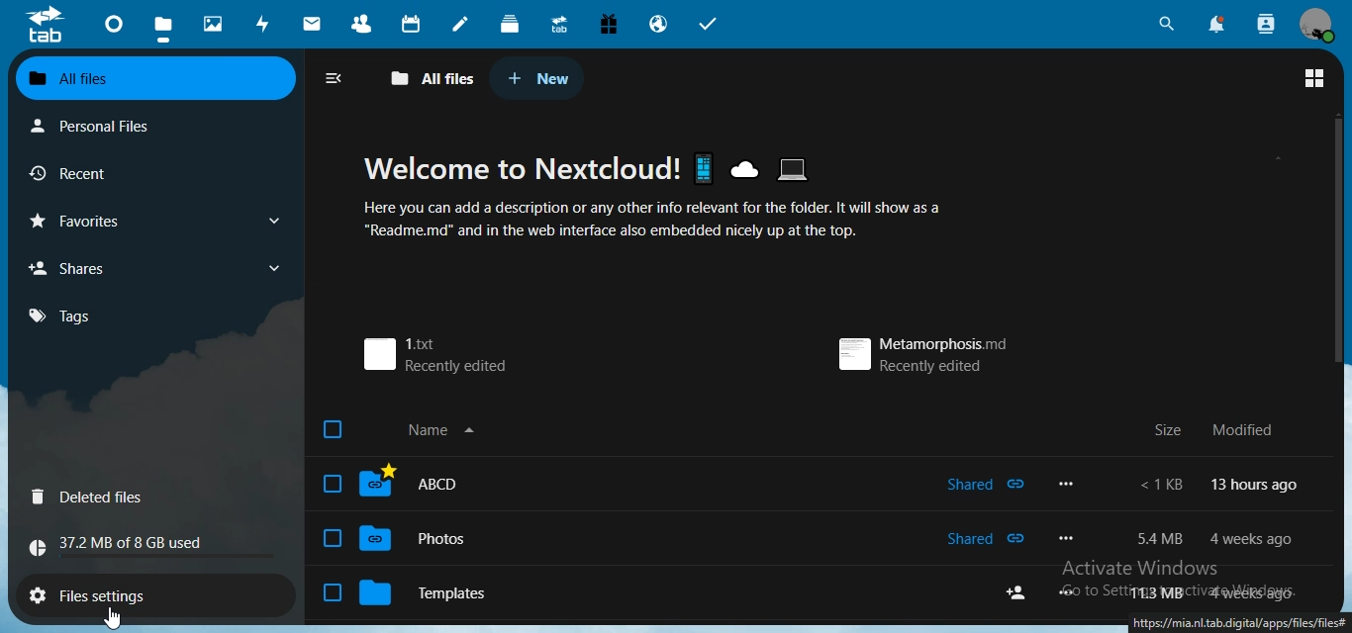 The height and width of the screenshot is (633, 1352). Describe the element at coordinates (1065, 590) in the screenshot. I see `more options` at that location.